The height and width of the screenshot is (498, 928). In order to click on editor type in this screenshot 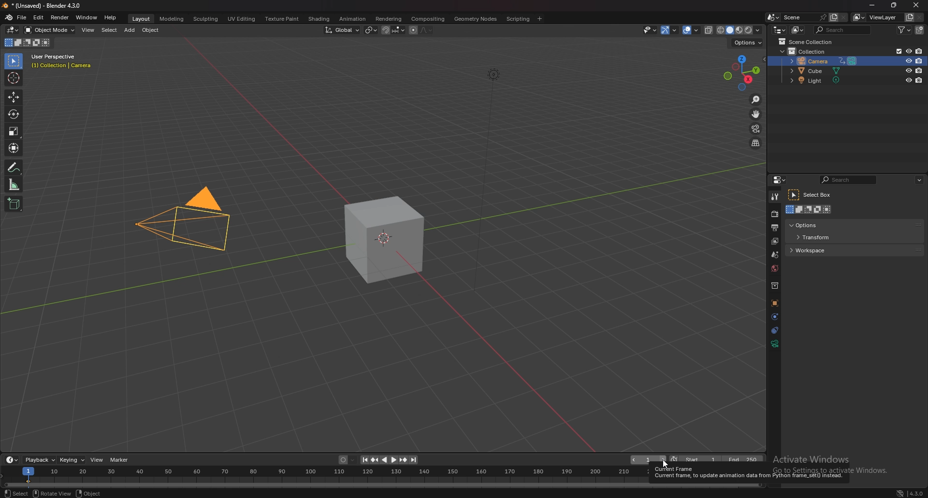, I will do `click(13, 459)`.